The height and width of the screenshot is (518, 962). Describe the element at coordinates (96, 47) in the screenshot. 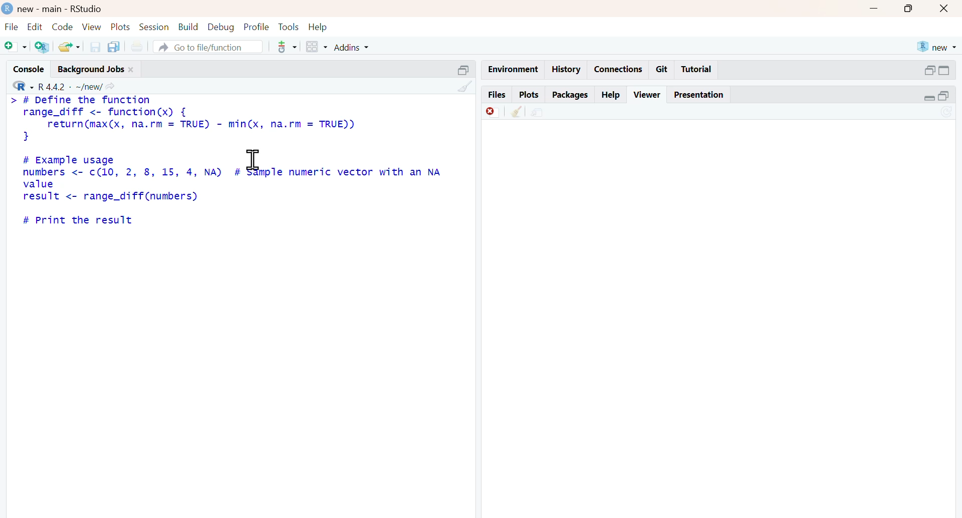

I see `save` at that location.